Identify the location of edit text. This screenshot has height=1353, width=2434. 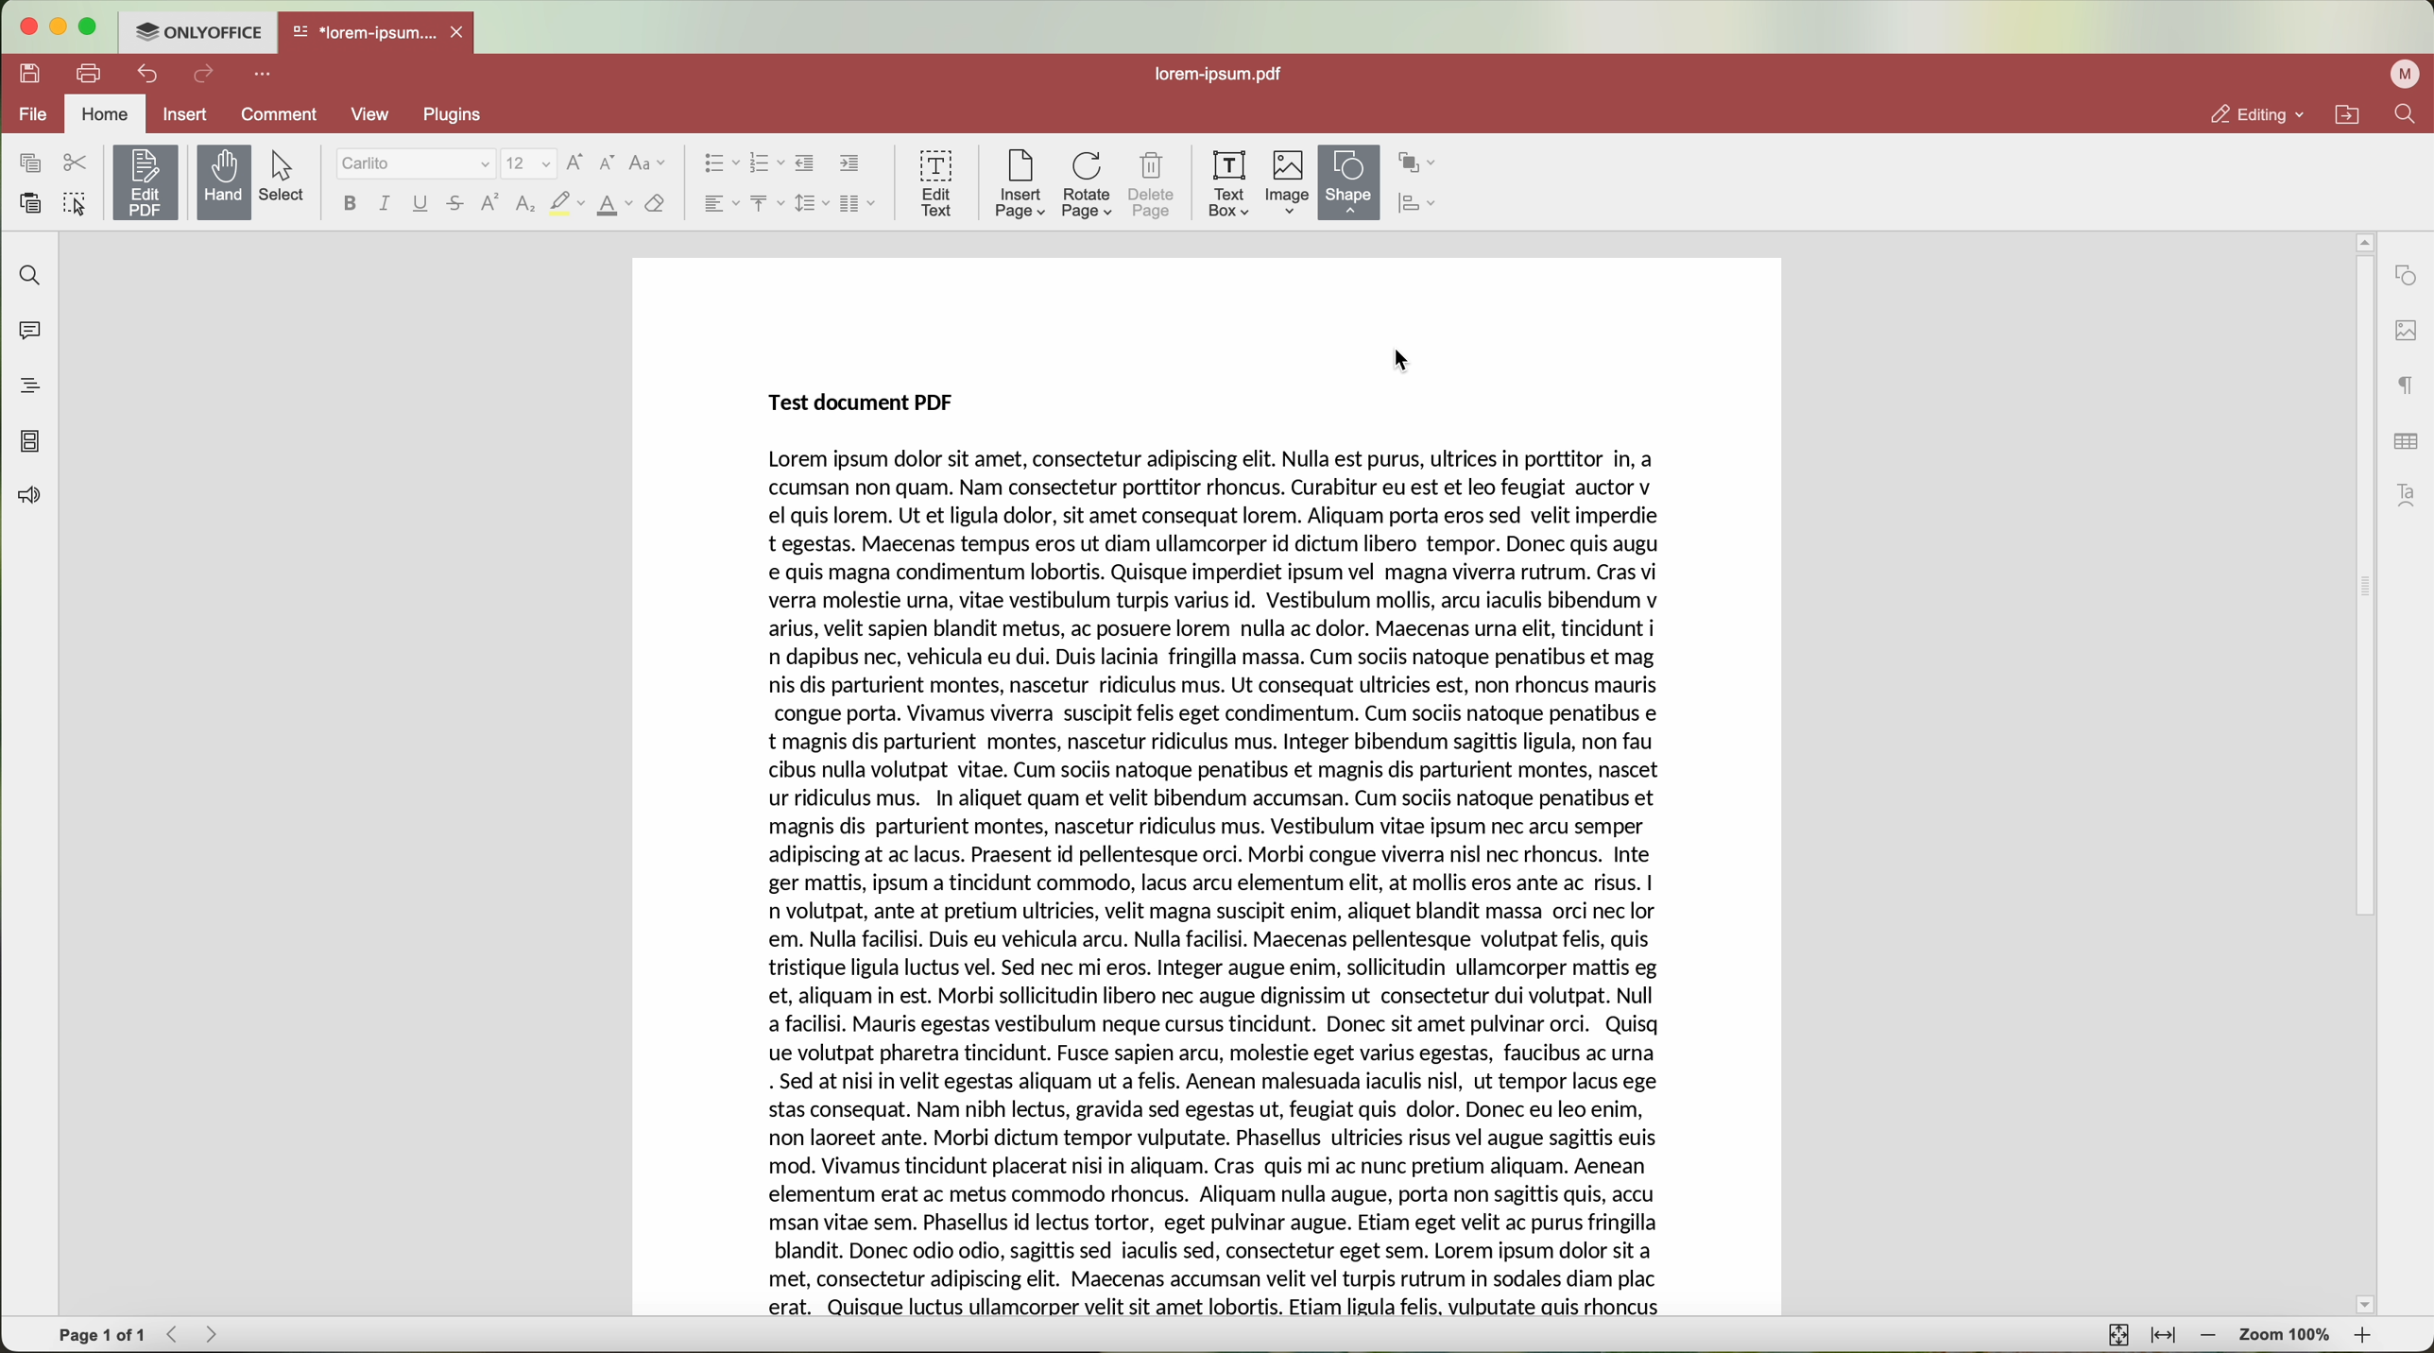
(935, 181).